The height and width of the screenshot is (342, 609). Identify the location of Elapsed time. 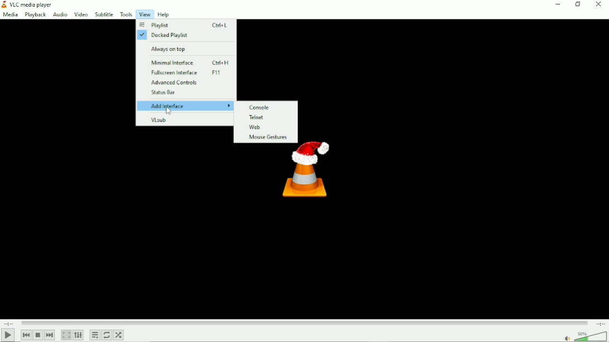
(9, 323).